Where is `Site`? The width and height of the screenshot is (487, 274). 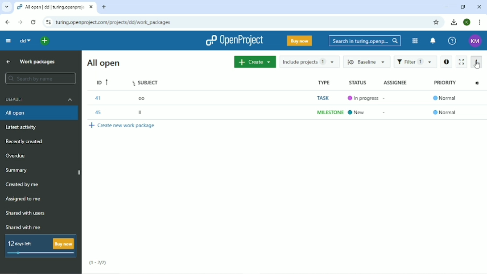 Site is located at coordinates (114, 22).